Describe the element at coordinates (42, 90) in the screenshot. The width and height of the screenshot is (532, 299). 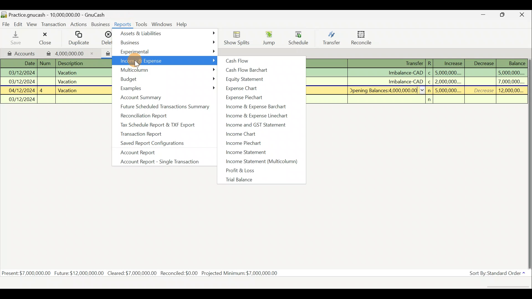
I see `4` at that location.